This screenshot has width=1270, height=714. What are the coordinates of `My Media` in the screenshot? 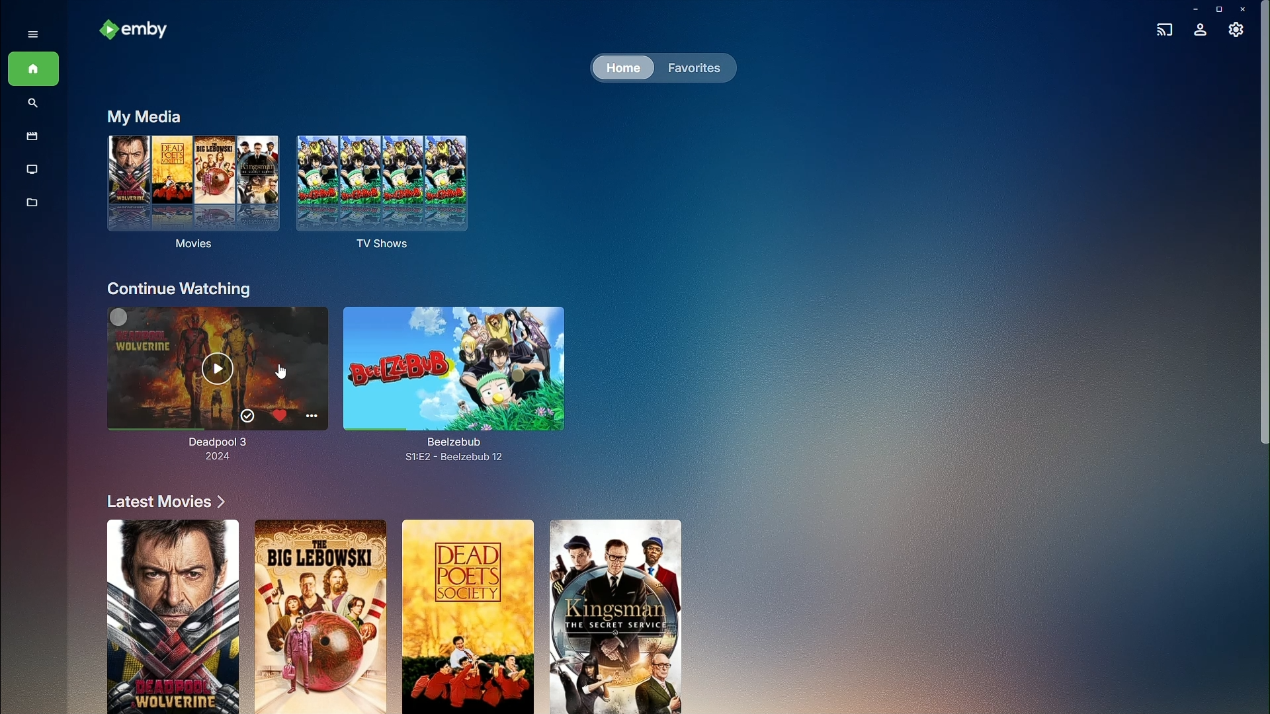 It's located at (142, 116).